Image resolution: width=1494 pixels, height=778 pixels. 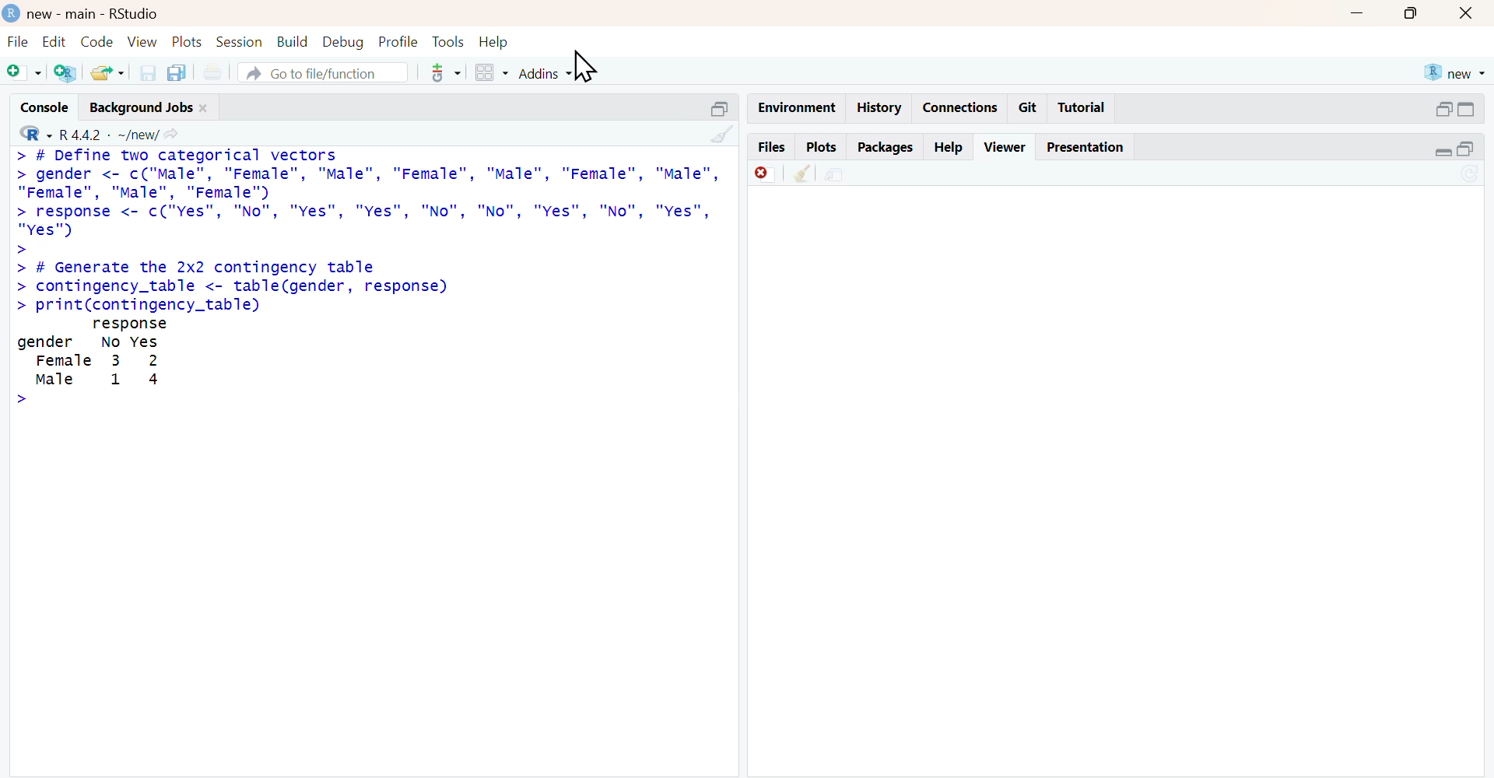 What do you see at coordinates (56, 42) in the screenshot?
I see `edit` at bounding box center [56, 42].